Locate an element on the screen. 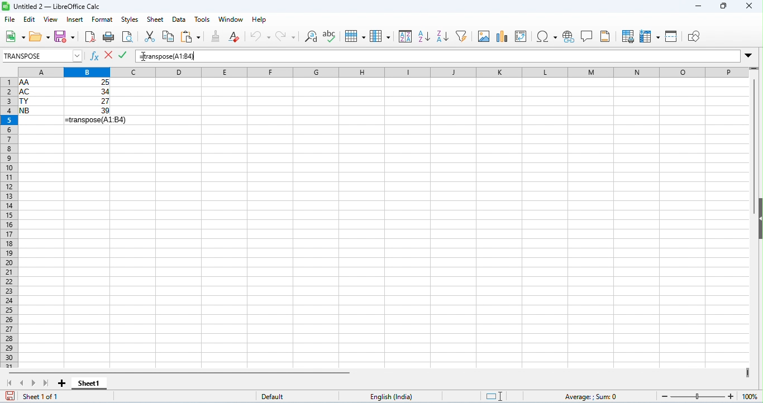 This screenshot has width=763, height=403. filter is located at coordinates (464, 35).